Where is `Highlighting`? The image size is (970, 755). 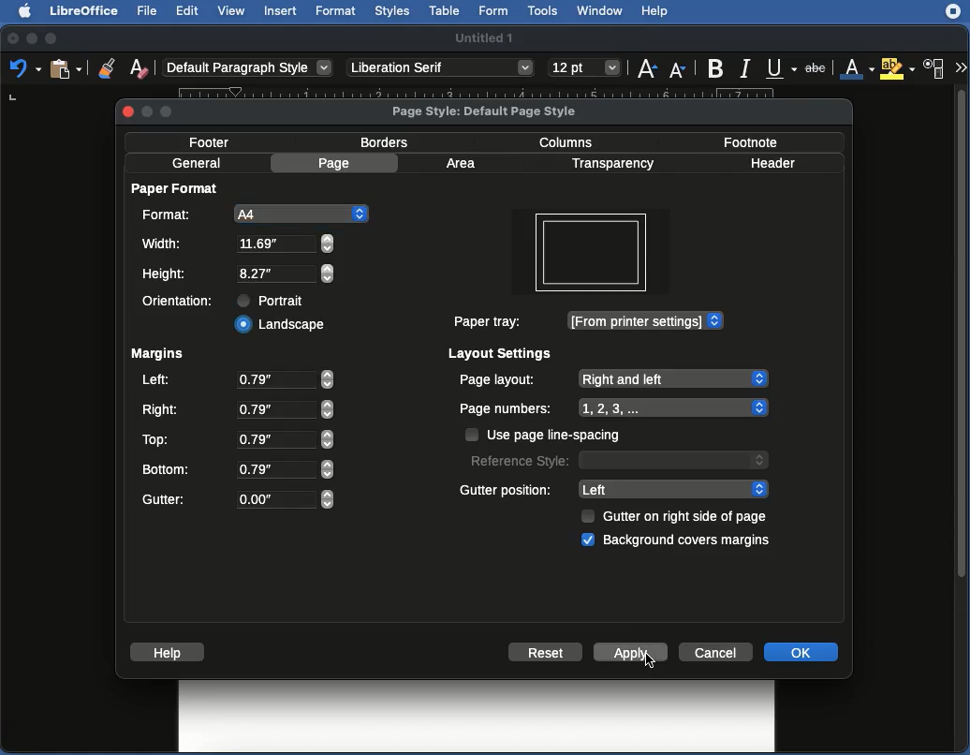 Highlighting is located at coordinates (896, 68).